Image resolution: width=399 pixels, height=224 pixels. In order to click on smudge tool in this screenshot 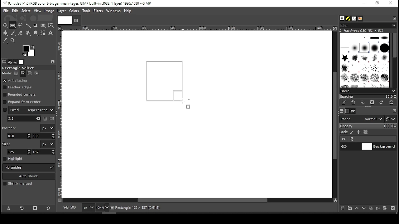, I will do `click(36, 33)`.